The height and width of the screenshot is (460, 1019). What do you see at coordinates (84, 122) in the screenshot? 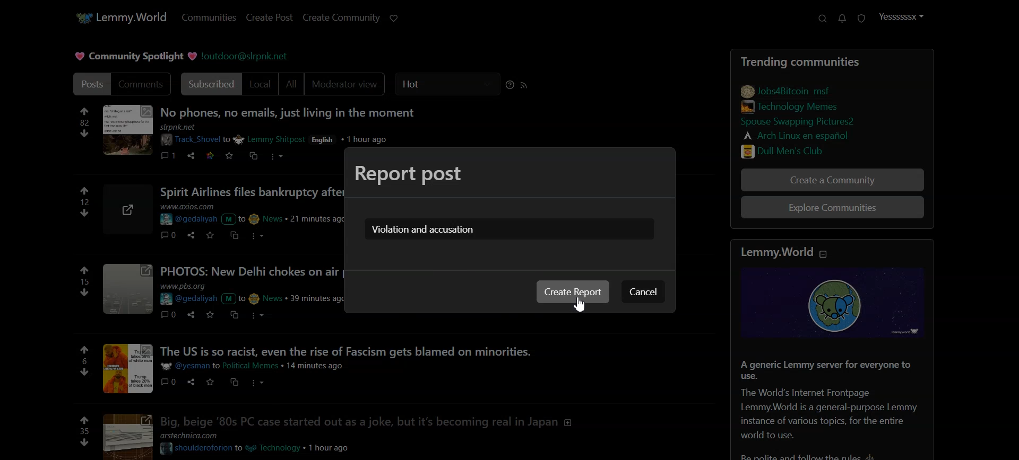
I see `numbers` at bounding box center [84, 122].